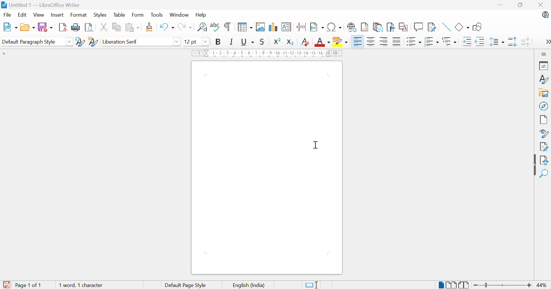 Image resolution: width=551 pixels, height=289 pixels. What do you see at coordinates (529, 286) in the screenshot?
I see `Zoom in` at bounding box center [529, 286].